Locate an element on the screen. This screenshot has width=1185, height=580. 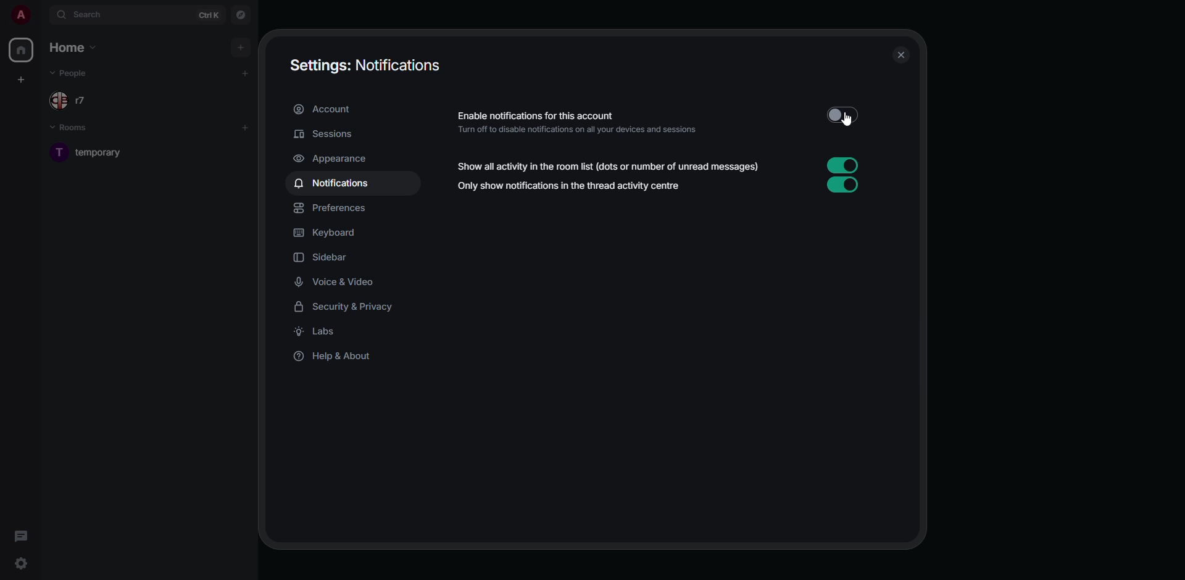
people is located at coordinates (78, 102).